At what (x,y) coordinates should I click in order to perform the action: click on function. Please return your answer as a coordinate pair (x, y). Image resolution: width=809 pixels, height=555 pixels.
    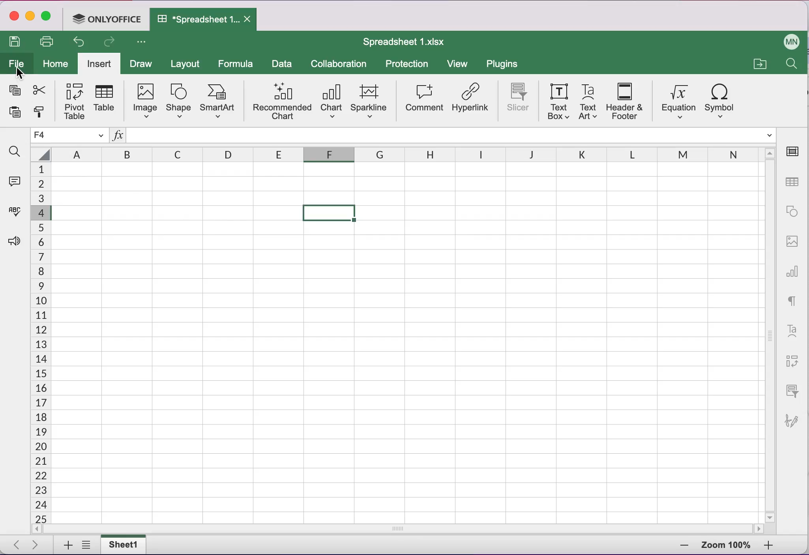
    Looking at the image, I should click on (118, 137).